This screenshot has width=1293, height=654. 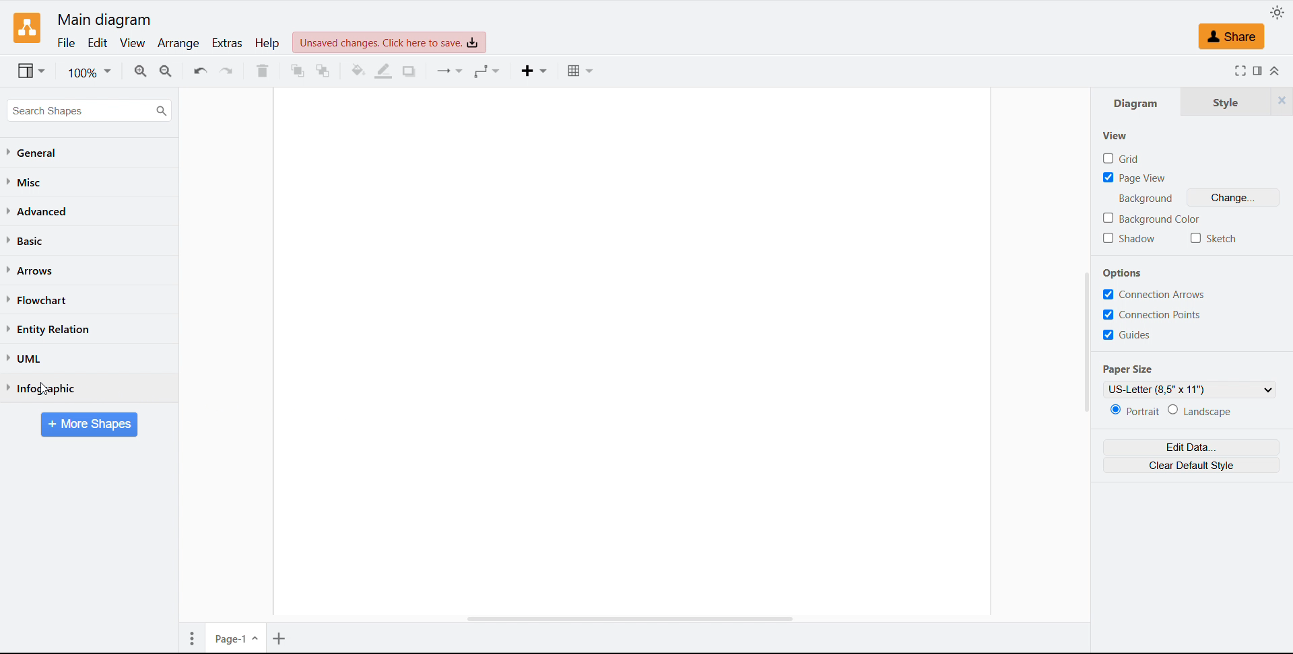 What do you see at coordinates (1240, 71) in the screenshot?
I see `Full screen ` at bounding box center [1240, 71].